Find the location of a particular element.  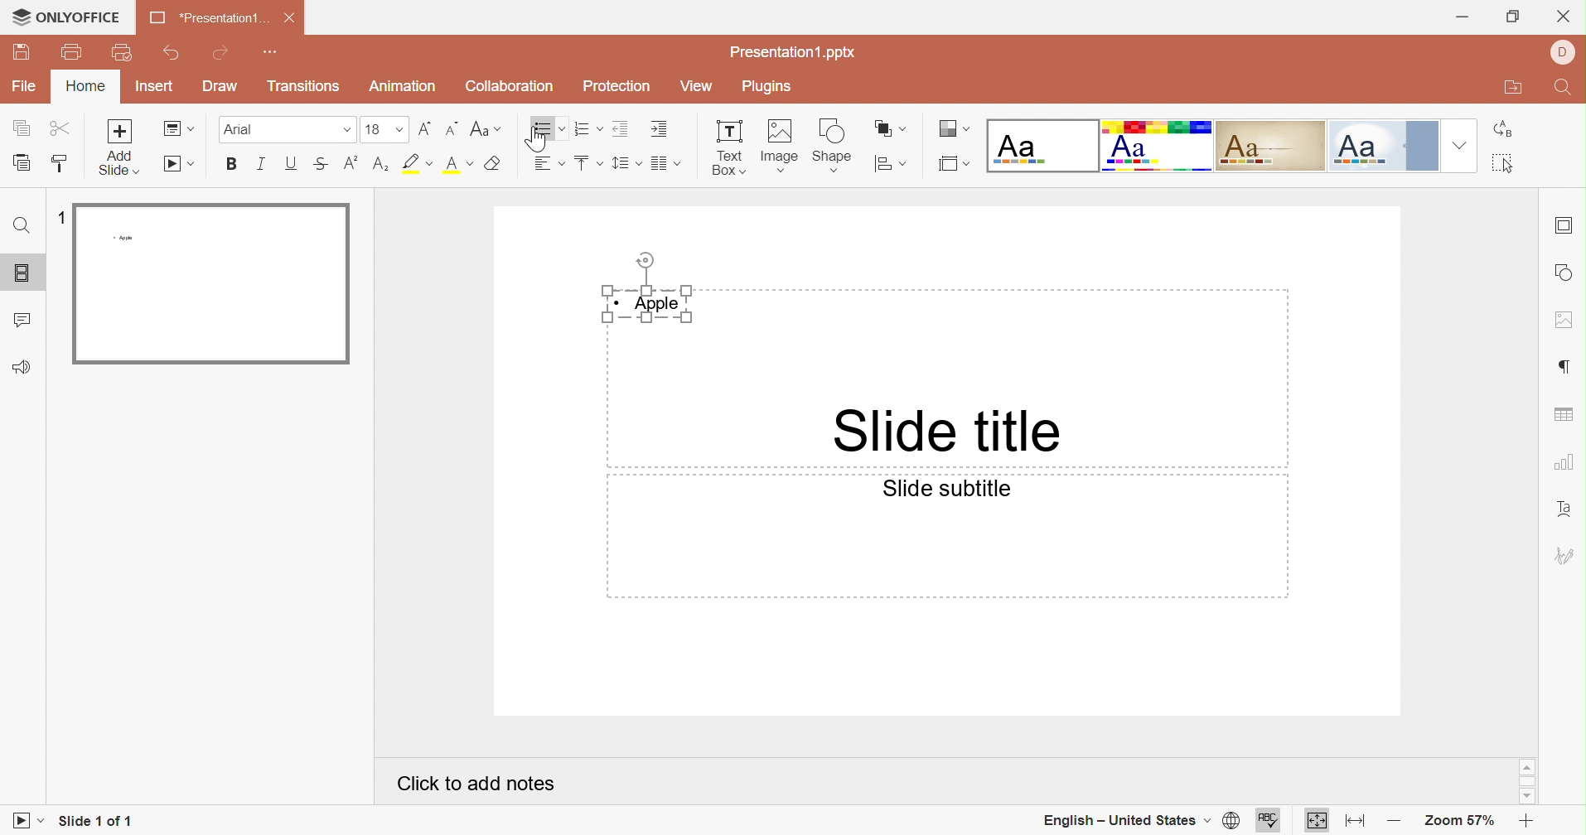

Decrease indent is located at coordinates (619, 129).